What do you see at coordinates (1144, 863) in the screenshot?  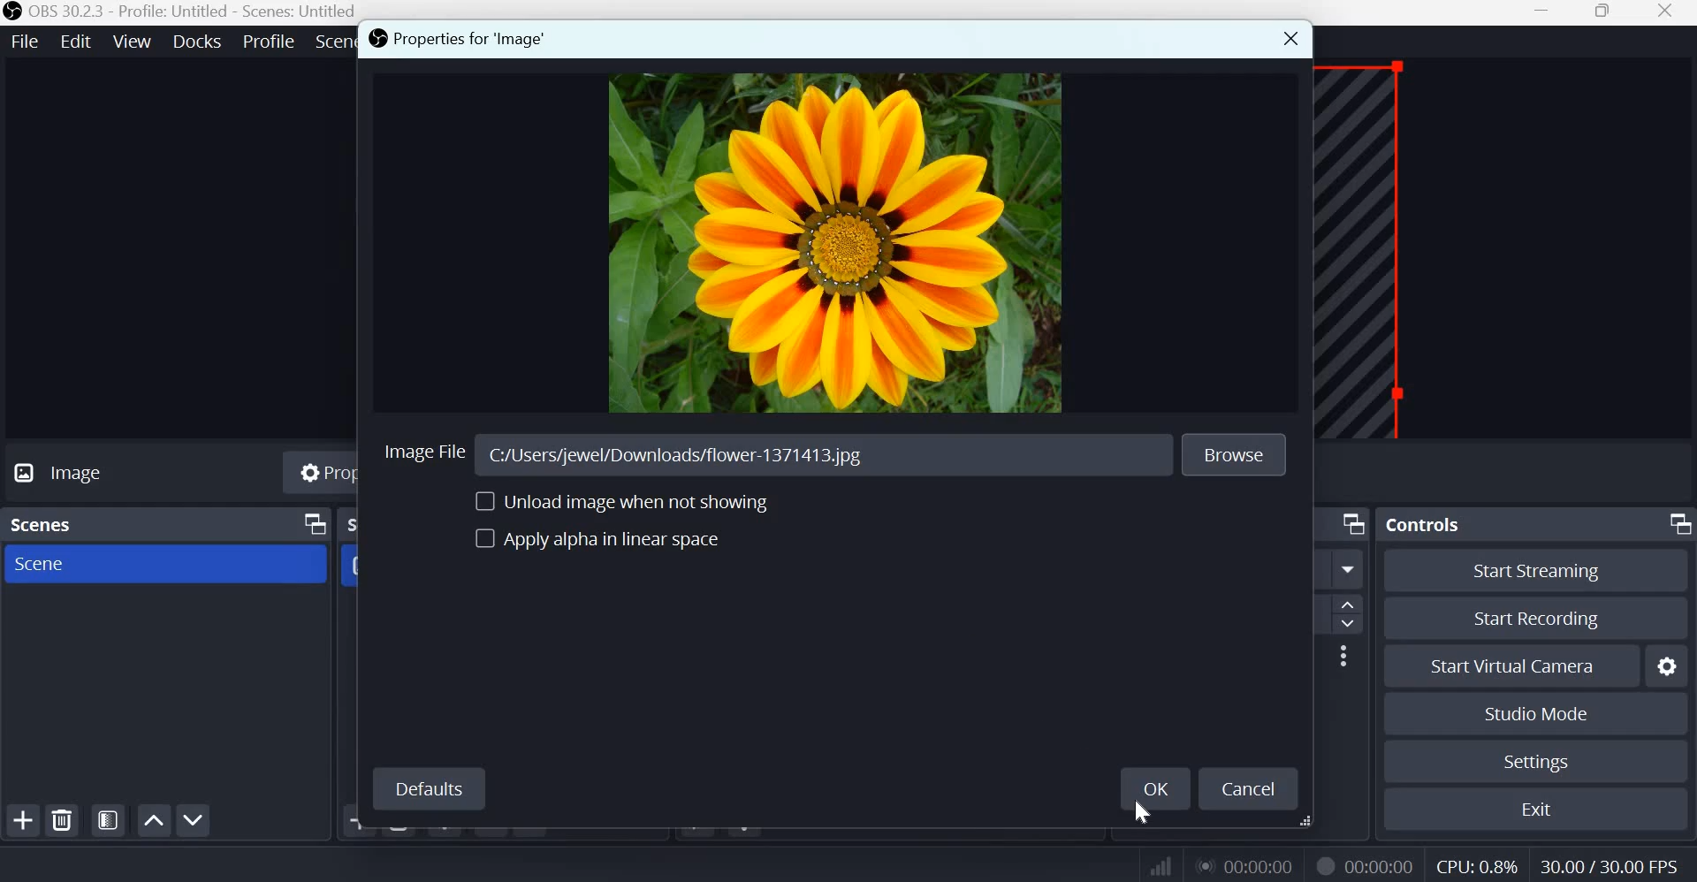 I see `network strength indicator` at bounding box center [1144, 863].